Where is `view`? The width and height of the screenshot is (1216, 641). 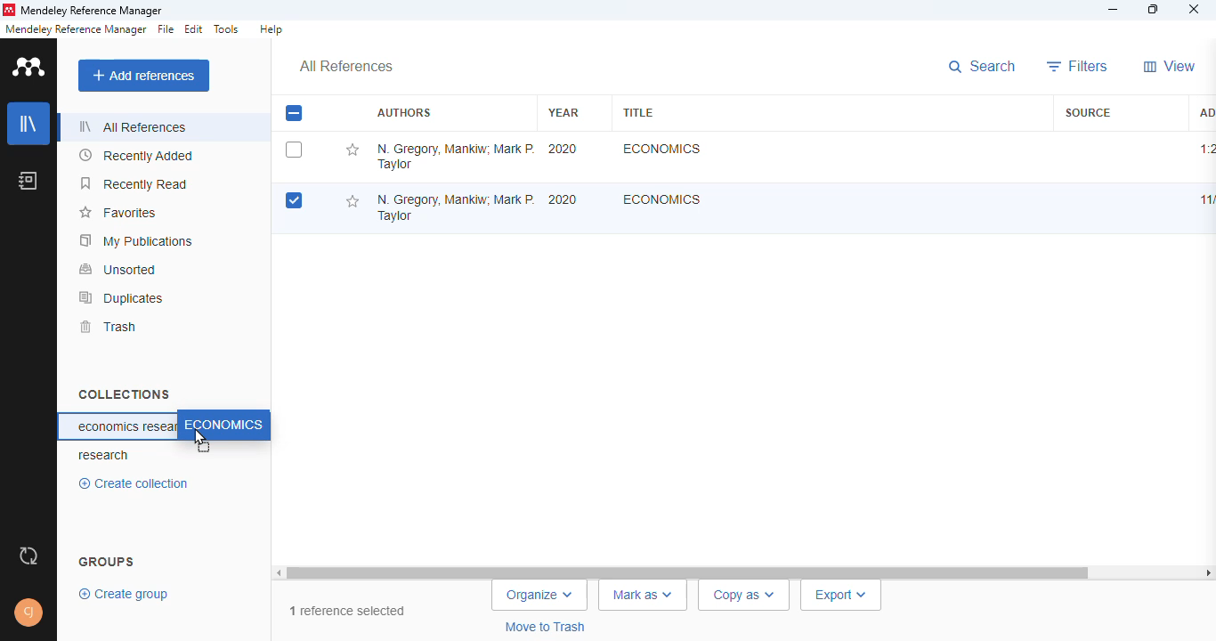 view is located at coordinates (1170, 66).